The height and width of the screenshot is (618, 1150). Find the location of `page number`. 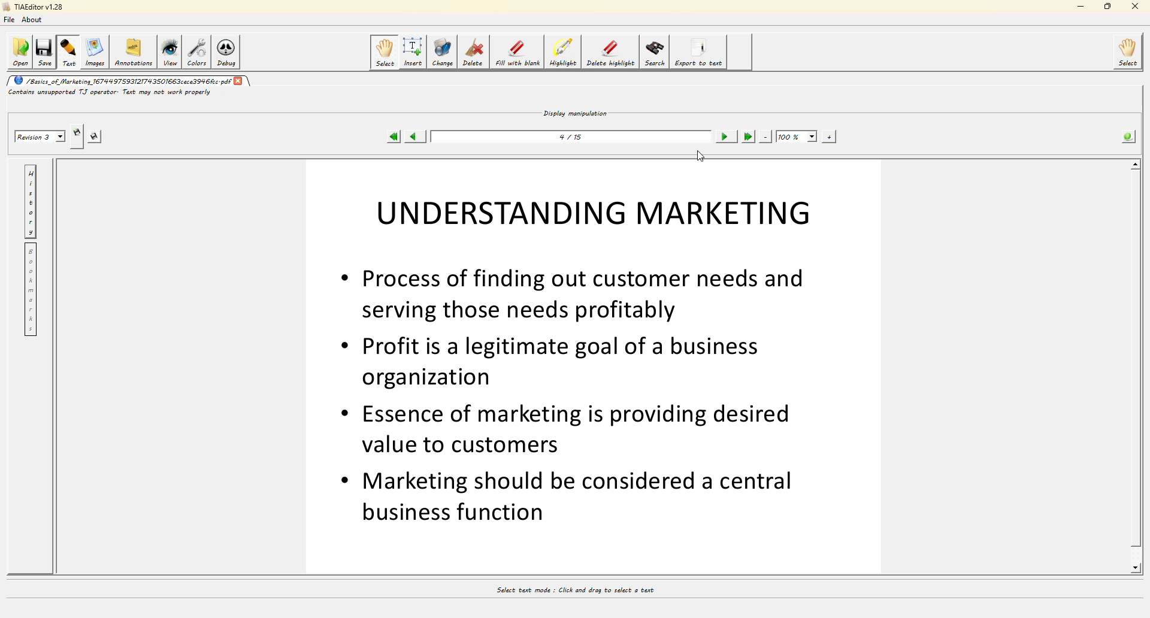

page number is located at coordinates (566, 138).